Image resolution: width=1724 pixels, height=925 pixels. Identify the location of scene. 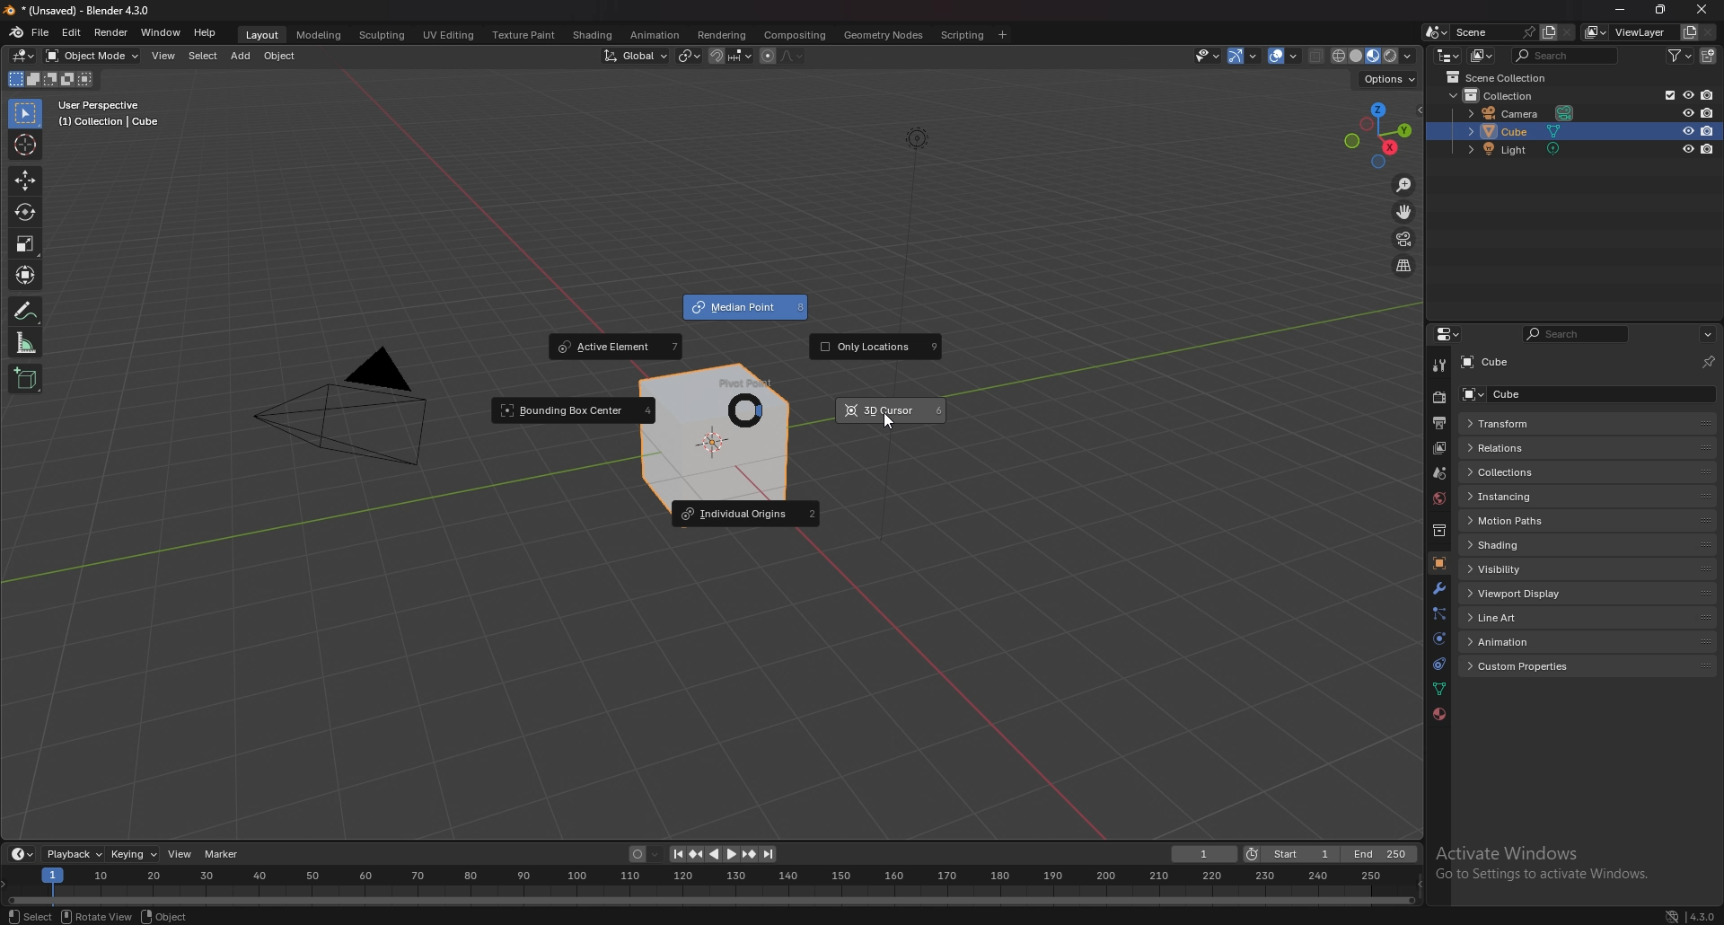
(1495, 31).